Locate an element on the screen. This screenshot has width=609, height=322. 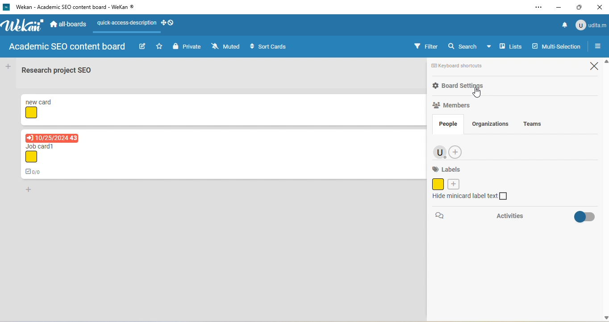
Research project SEO is located at coordinates (58, 70).